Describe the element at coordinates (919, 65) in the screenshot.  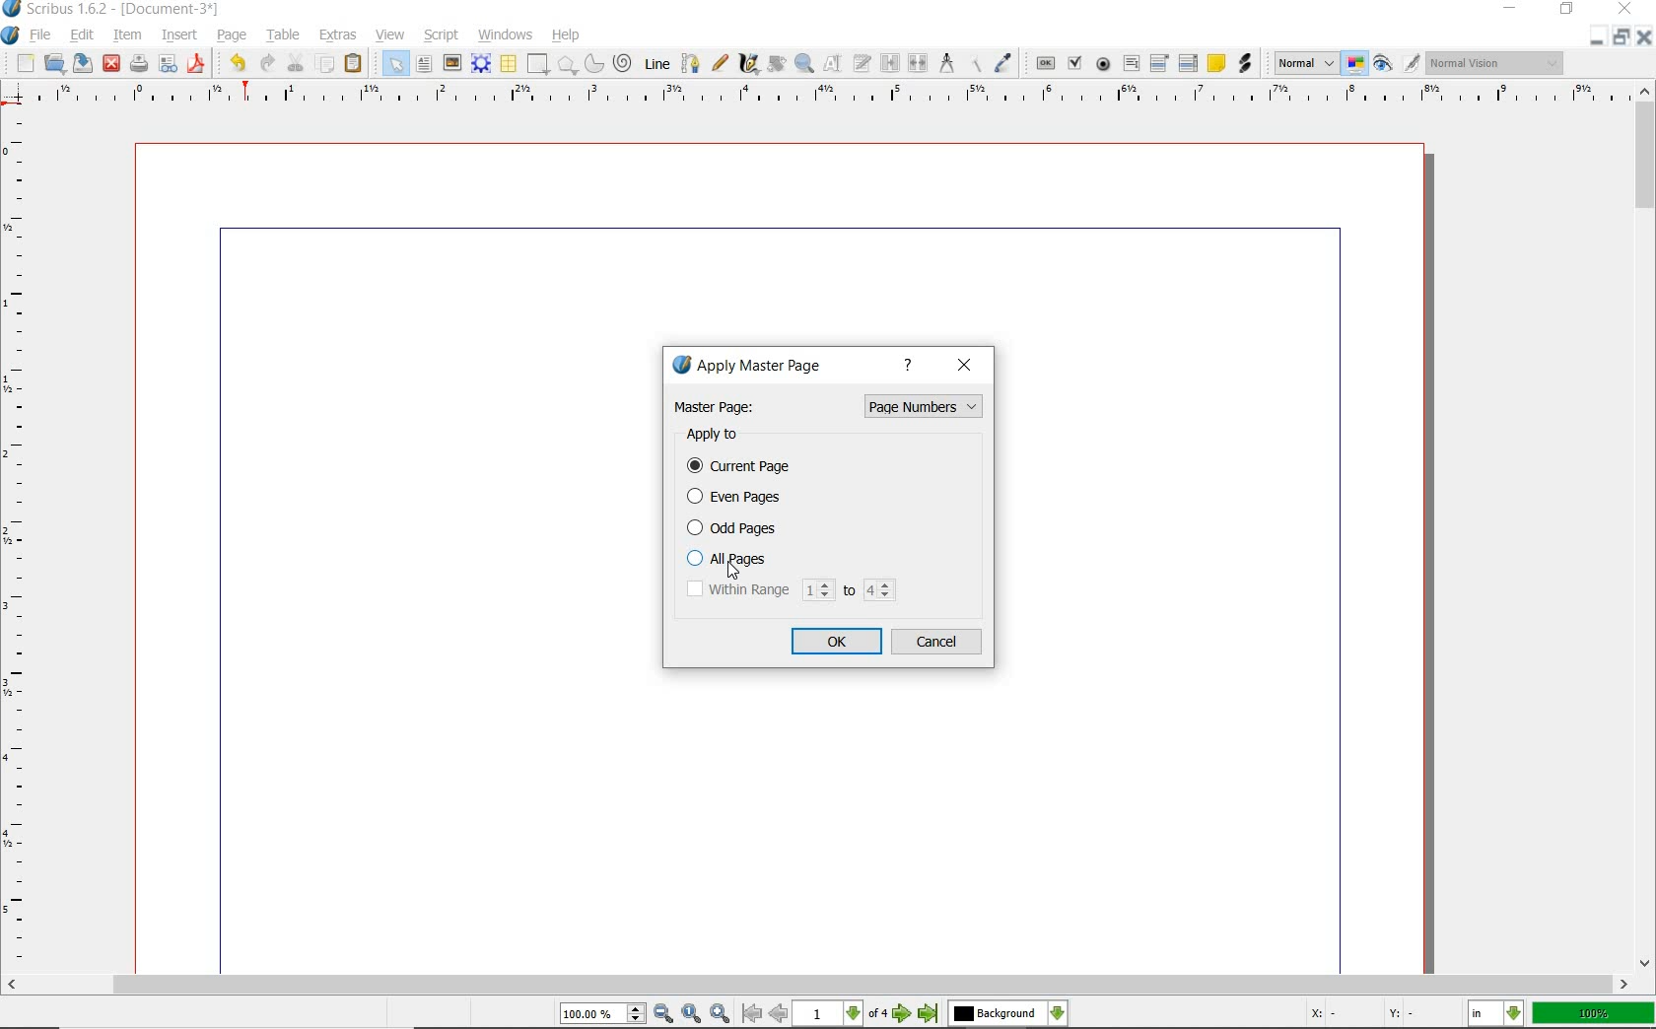
I see `unlink text frames` at that location.